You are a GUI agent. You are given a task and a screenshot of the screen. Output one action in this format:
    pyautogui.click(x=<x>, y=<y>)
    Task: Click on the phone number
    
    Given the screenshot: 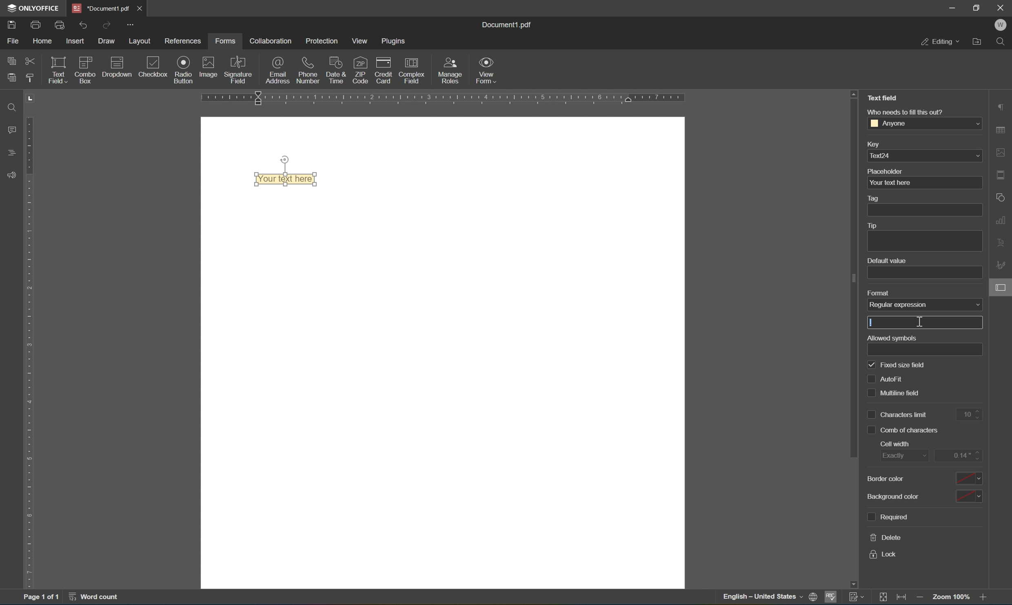 What is the action you would take?
    pyautogui.click(x=308, y=69)
    